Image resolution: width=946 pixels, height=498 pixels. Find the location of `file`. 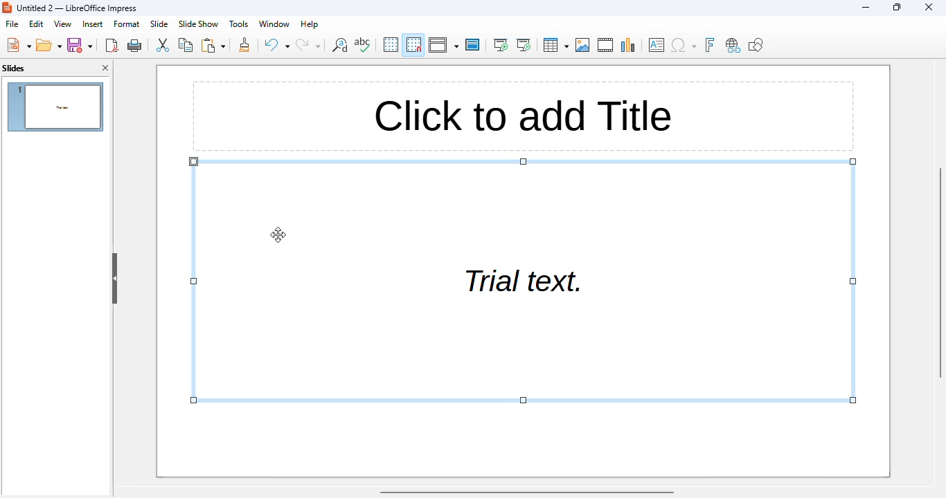

file is located at coordinates (12, 24).